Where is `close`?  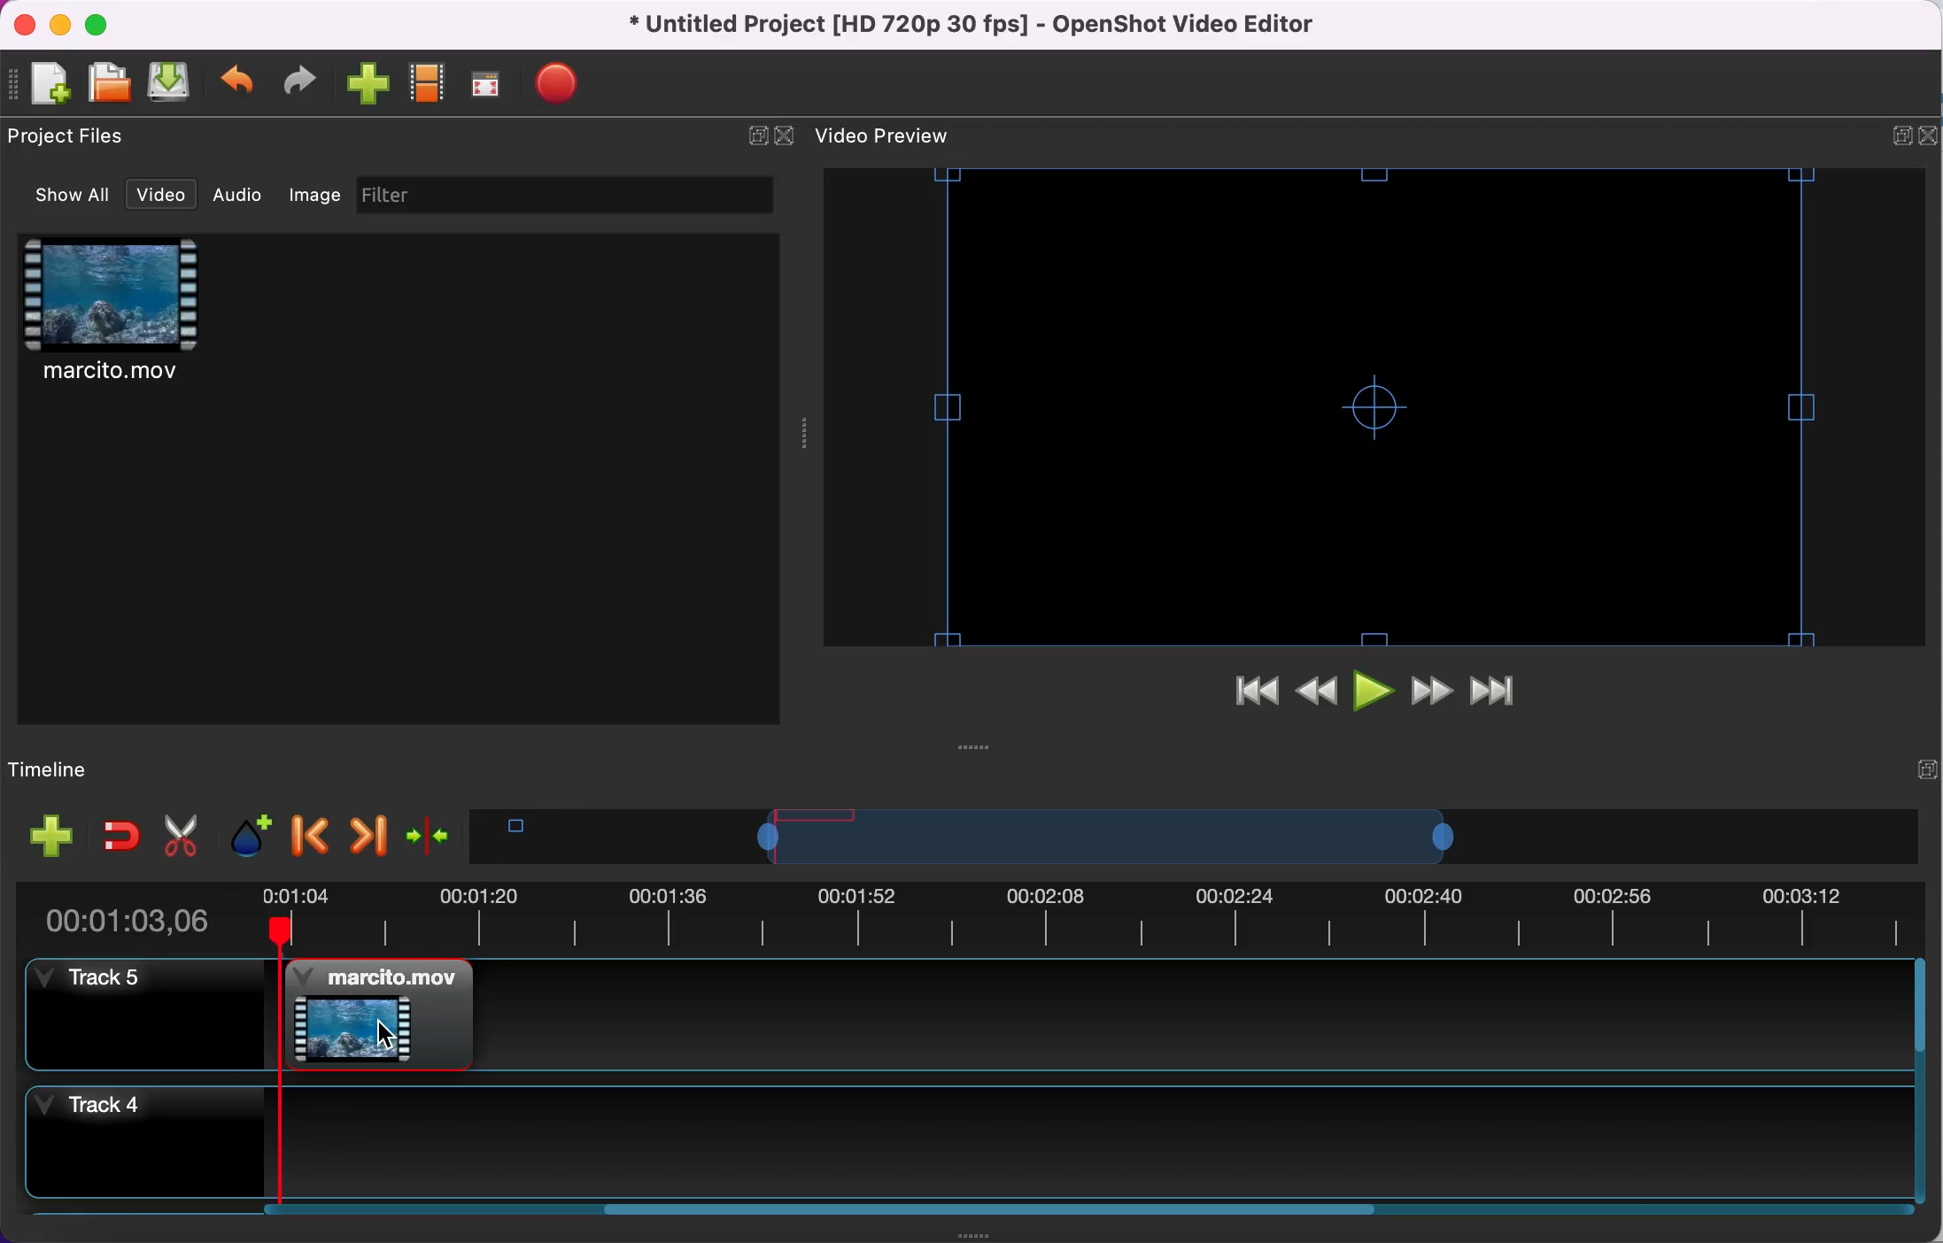
close is located at coordinates (785, 134).